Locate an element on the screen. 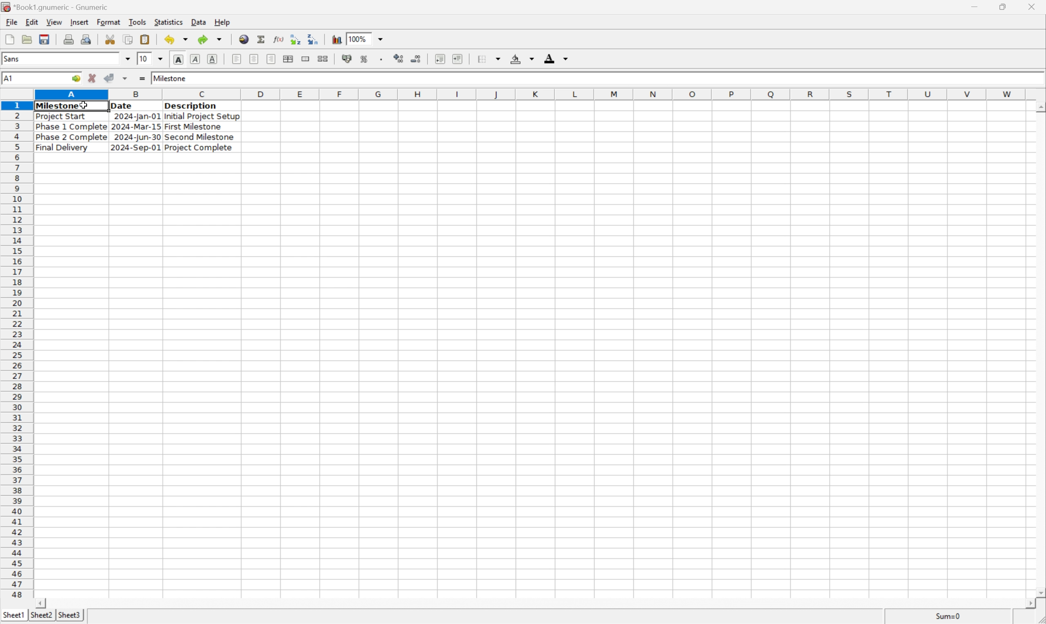  column names is located at coordinates (532, 94).